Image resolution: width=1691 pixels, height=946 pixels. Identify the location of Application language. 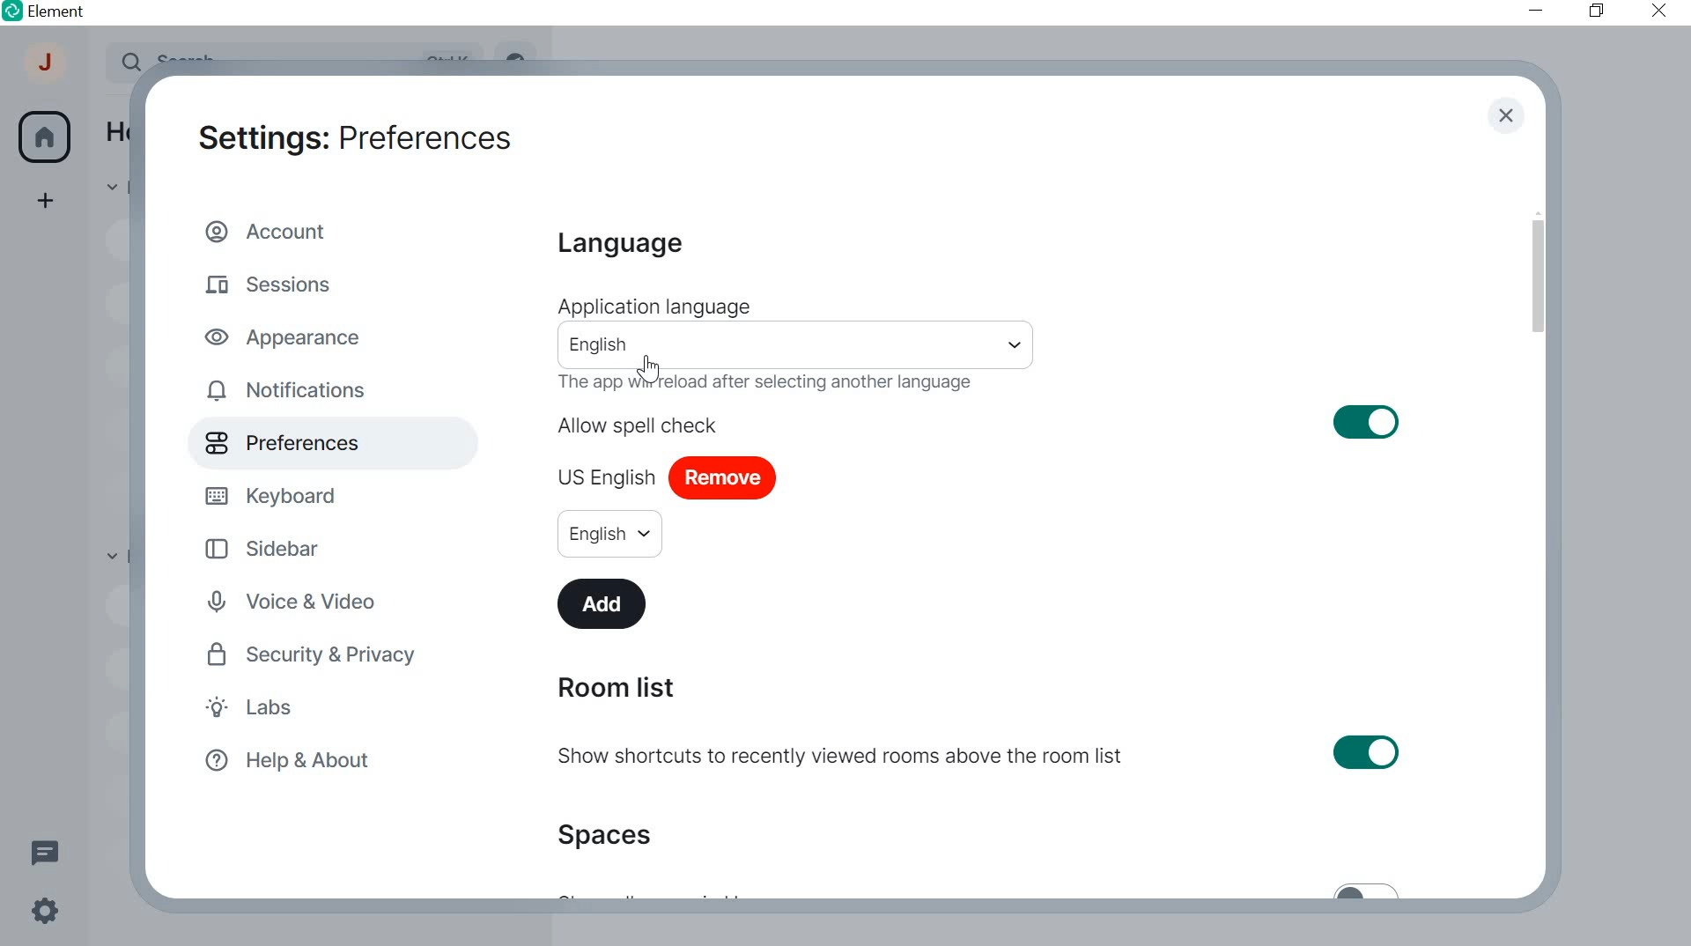
(653, 307).